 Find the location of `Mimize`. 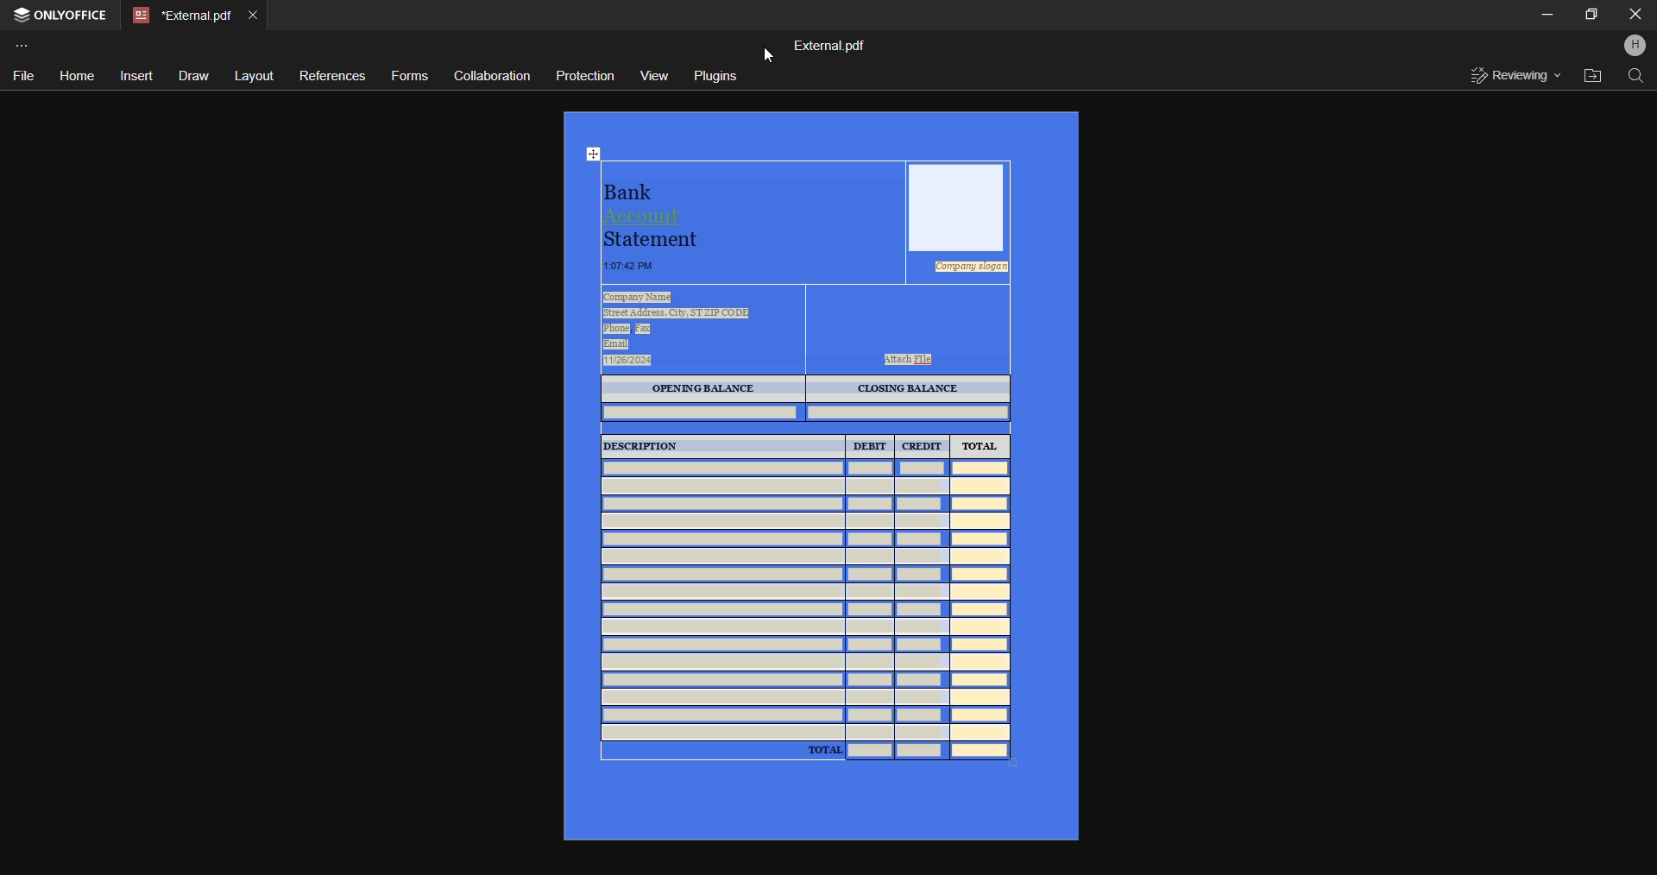

Mimize is located at coordinates (1547, 15).